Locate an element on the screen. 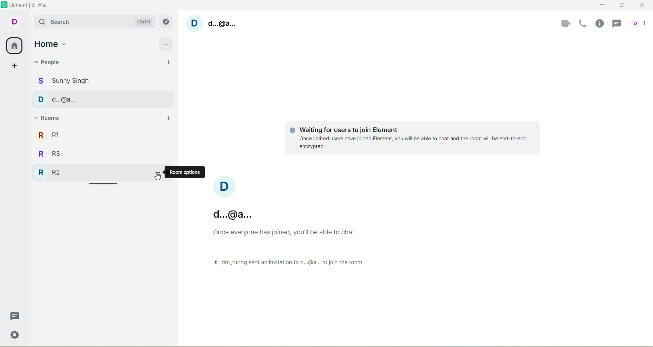  all rooms is located at coordinates (15, 45).